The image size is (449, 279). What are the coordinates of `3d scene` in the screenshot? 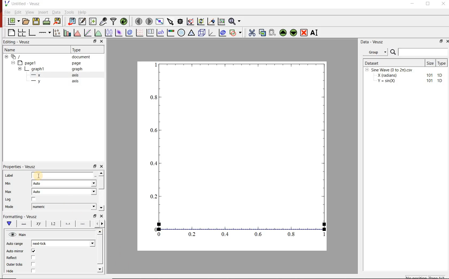 It's located at (202, 33).